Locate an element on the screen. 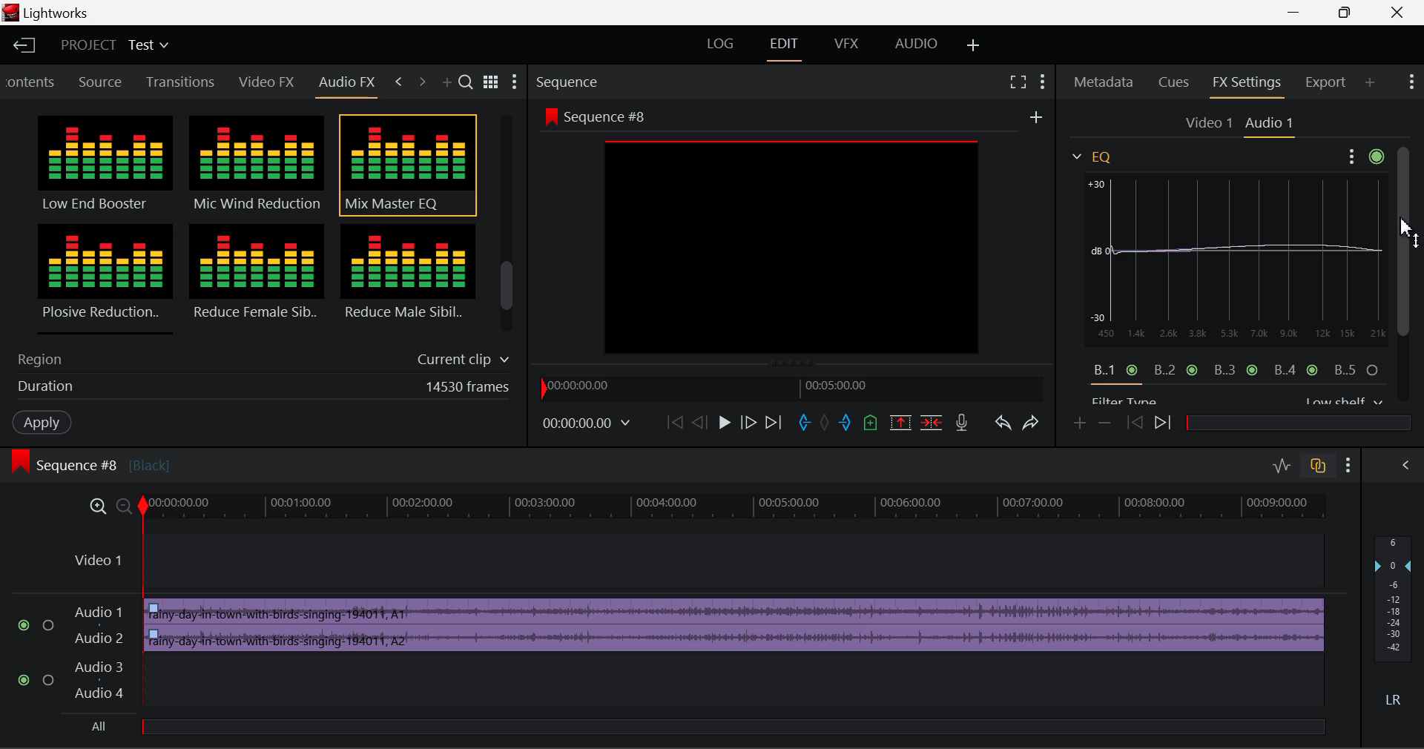 The image size is (1424, 749). Project Title is located at coordinates (113, 44).